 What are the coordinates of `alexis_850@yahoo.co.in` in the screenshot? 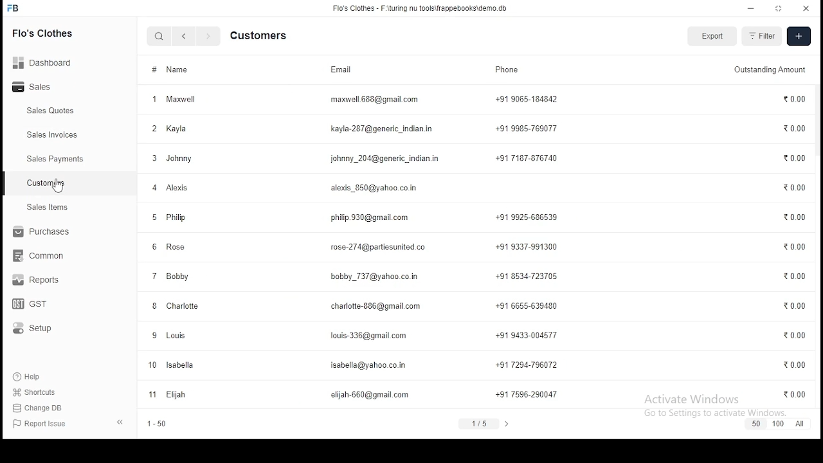 It's located at (374, 188).